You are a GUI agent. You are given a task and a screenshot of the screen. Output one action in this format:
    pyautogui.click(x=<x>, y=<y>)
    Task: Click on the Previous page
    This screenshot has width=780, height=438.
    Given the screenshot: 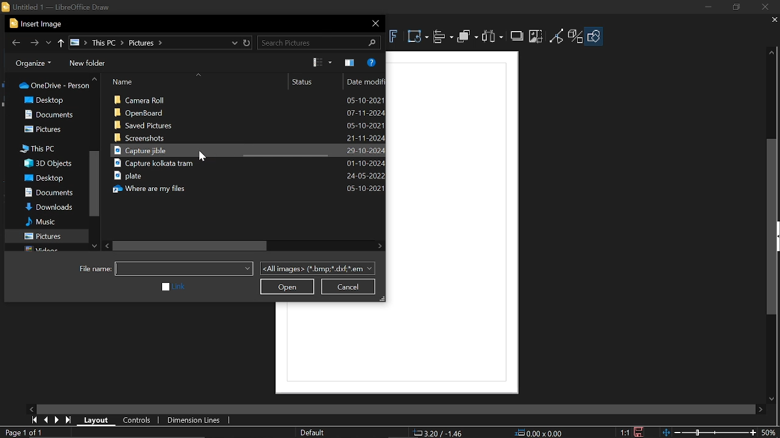 What is the action you would take?
    pyautogui.click(x=44, y=420)
    